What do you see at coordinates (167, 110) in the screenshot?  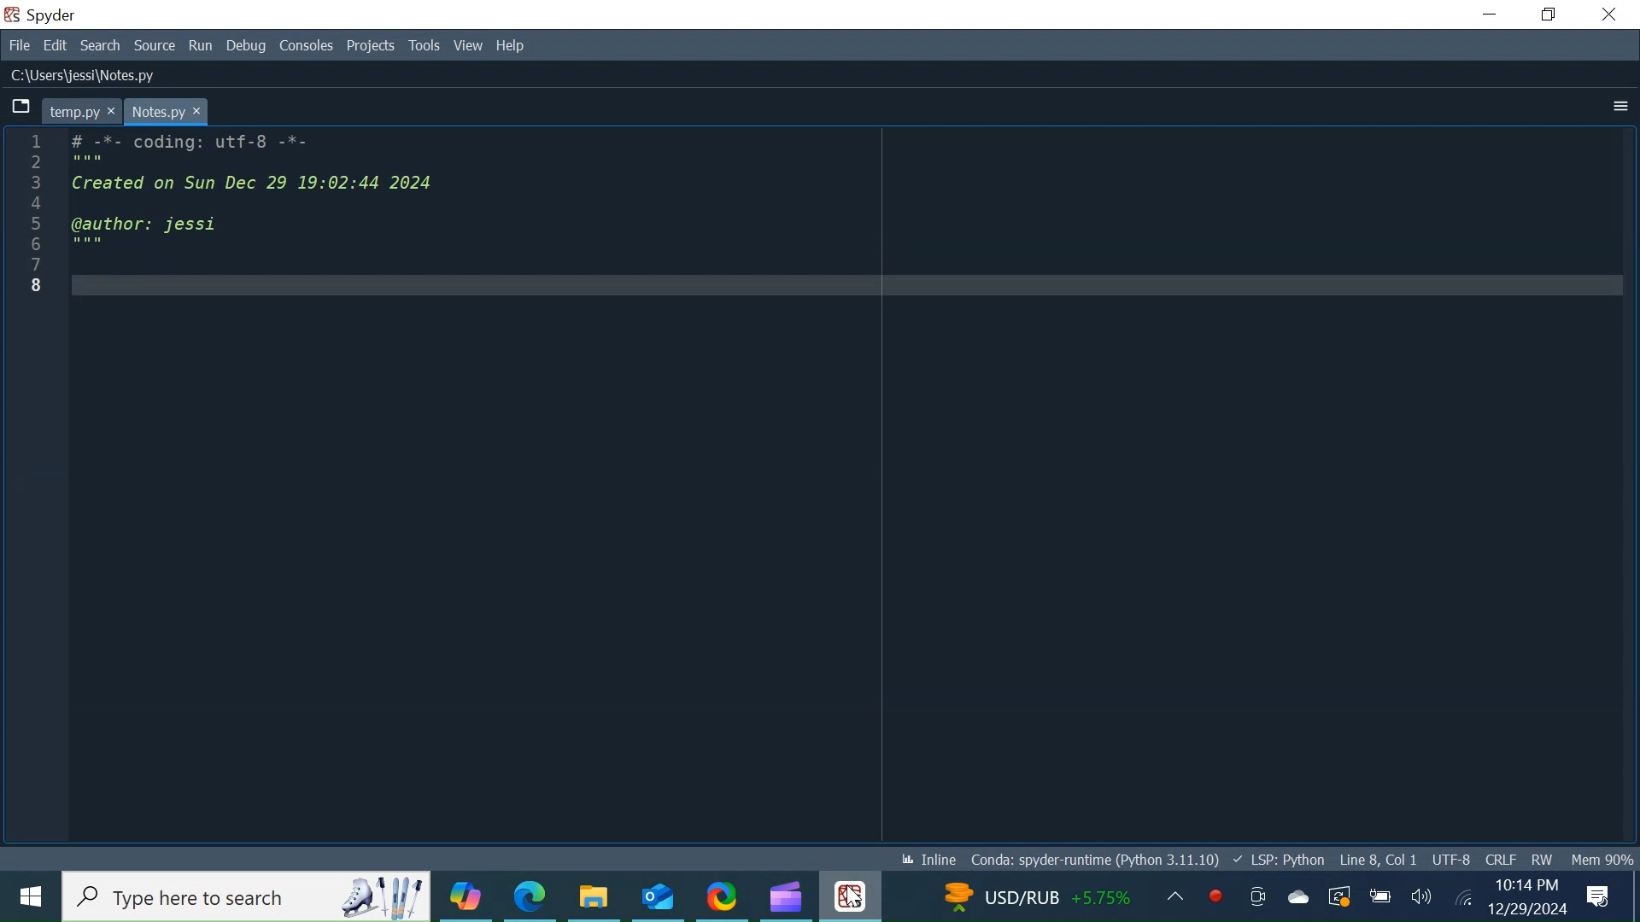 I see `notes.py` at bounding box center [167, 110].